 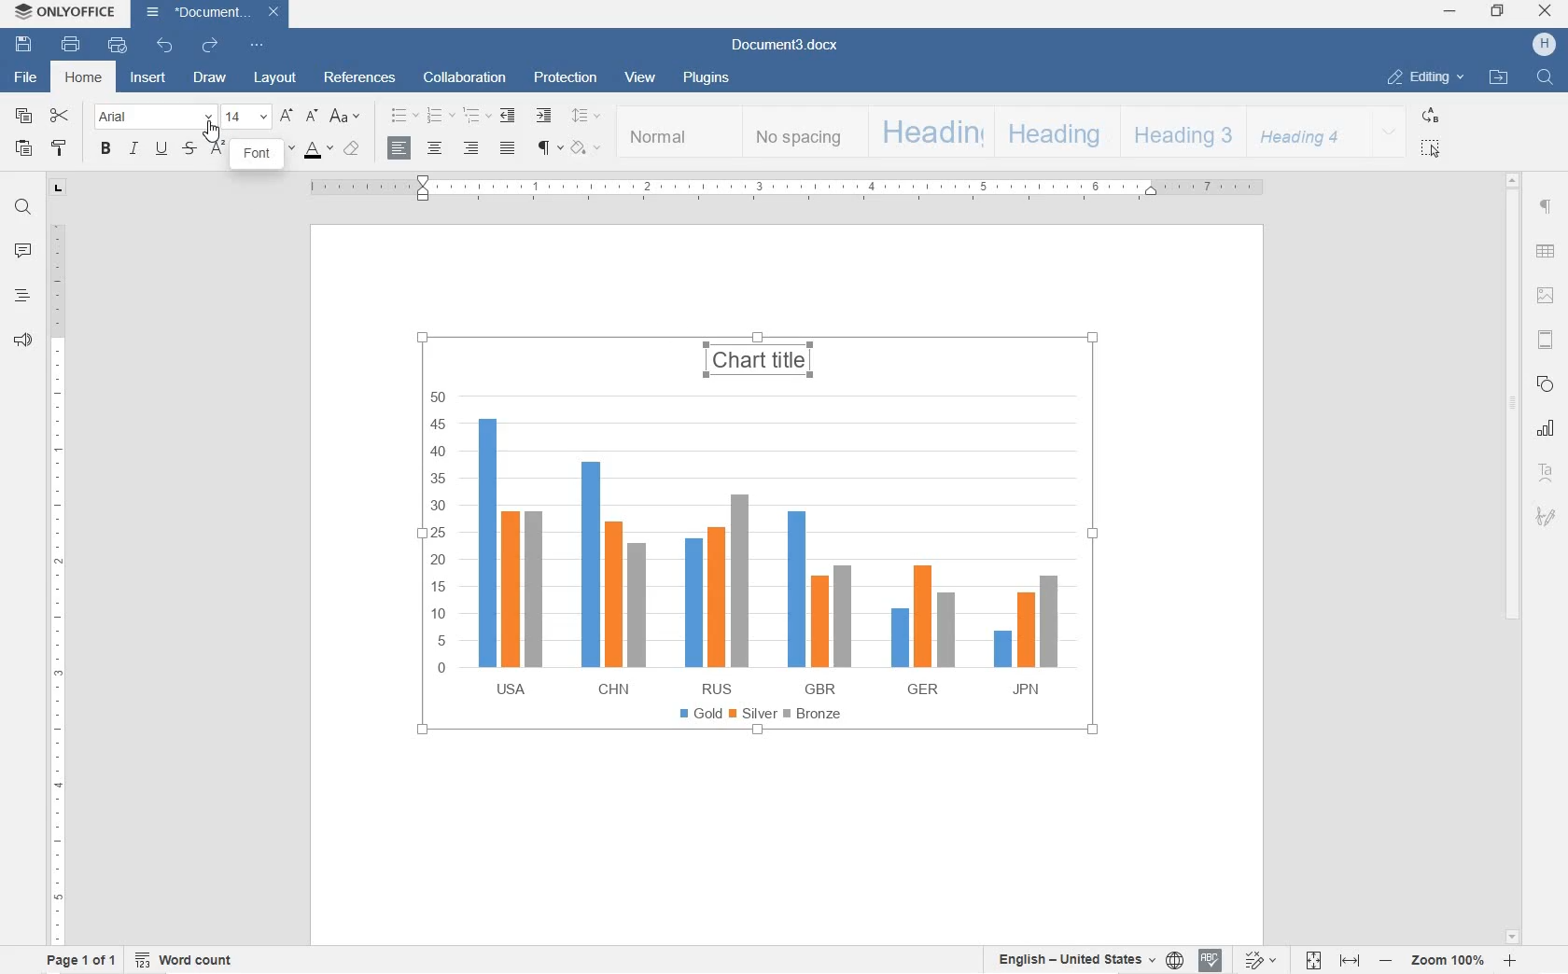 I want to click on FONT COLOR, so click(x=318, y=151).